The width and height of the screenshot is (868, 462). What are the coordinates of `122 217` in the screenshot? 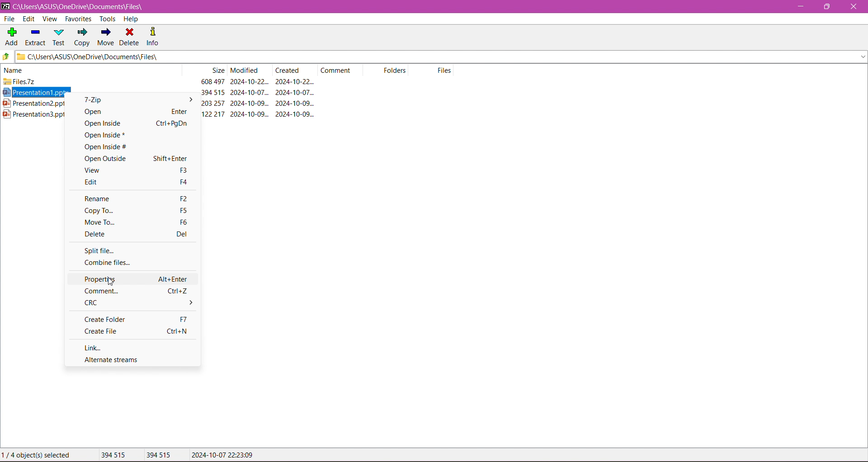 It's located at (213, 114).